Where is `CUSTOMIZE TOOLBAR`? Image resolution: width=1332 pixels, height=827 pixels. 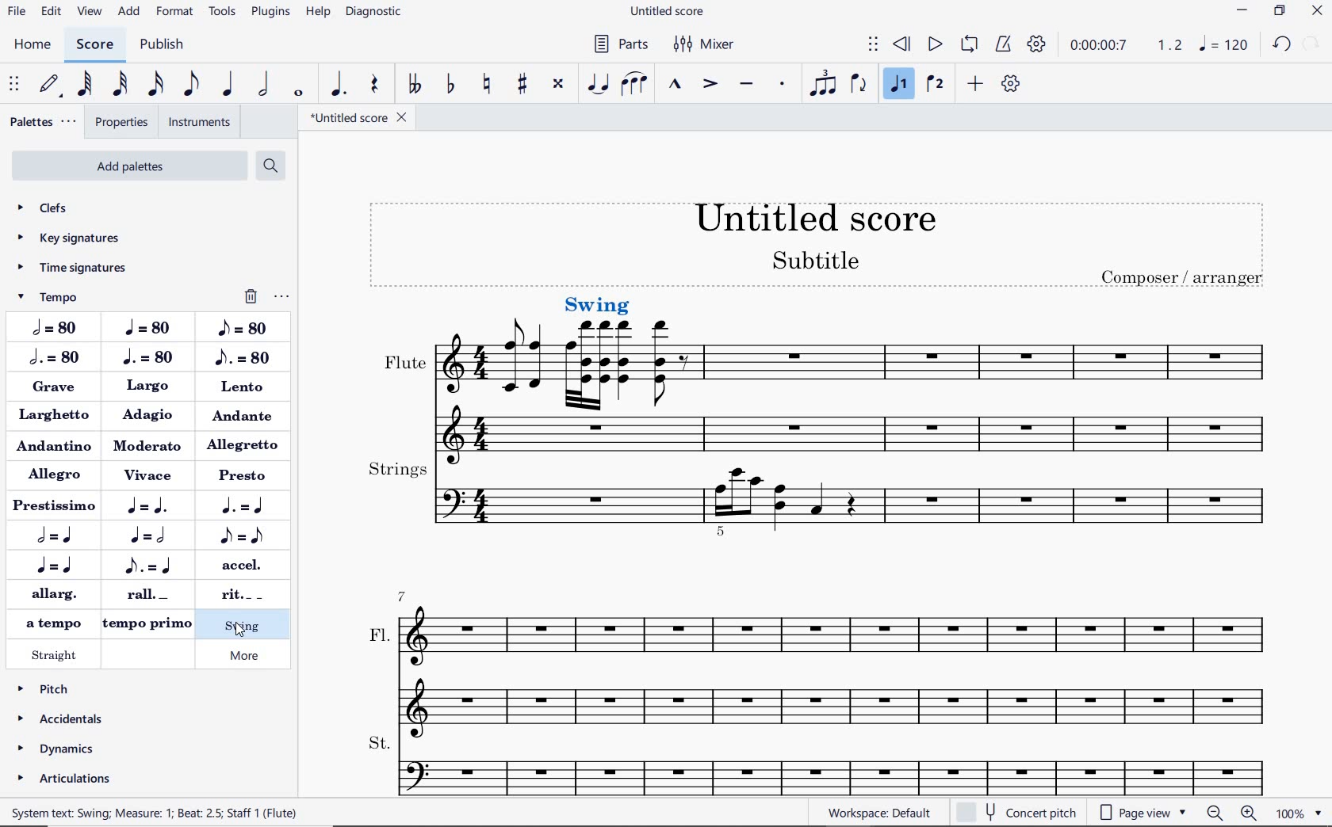
CUSTOMIZE TOOLBAR is located at coordinates (1012, 86).